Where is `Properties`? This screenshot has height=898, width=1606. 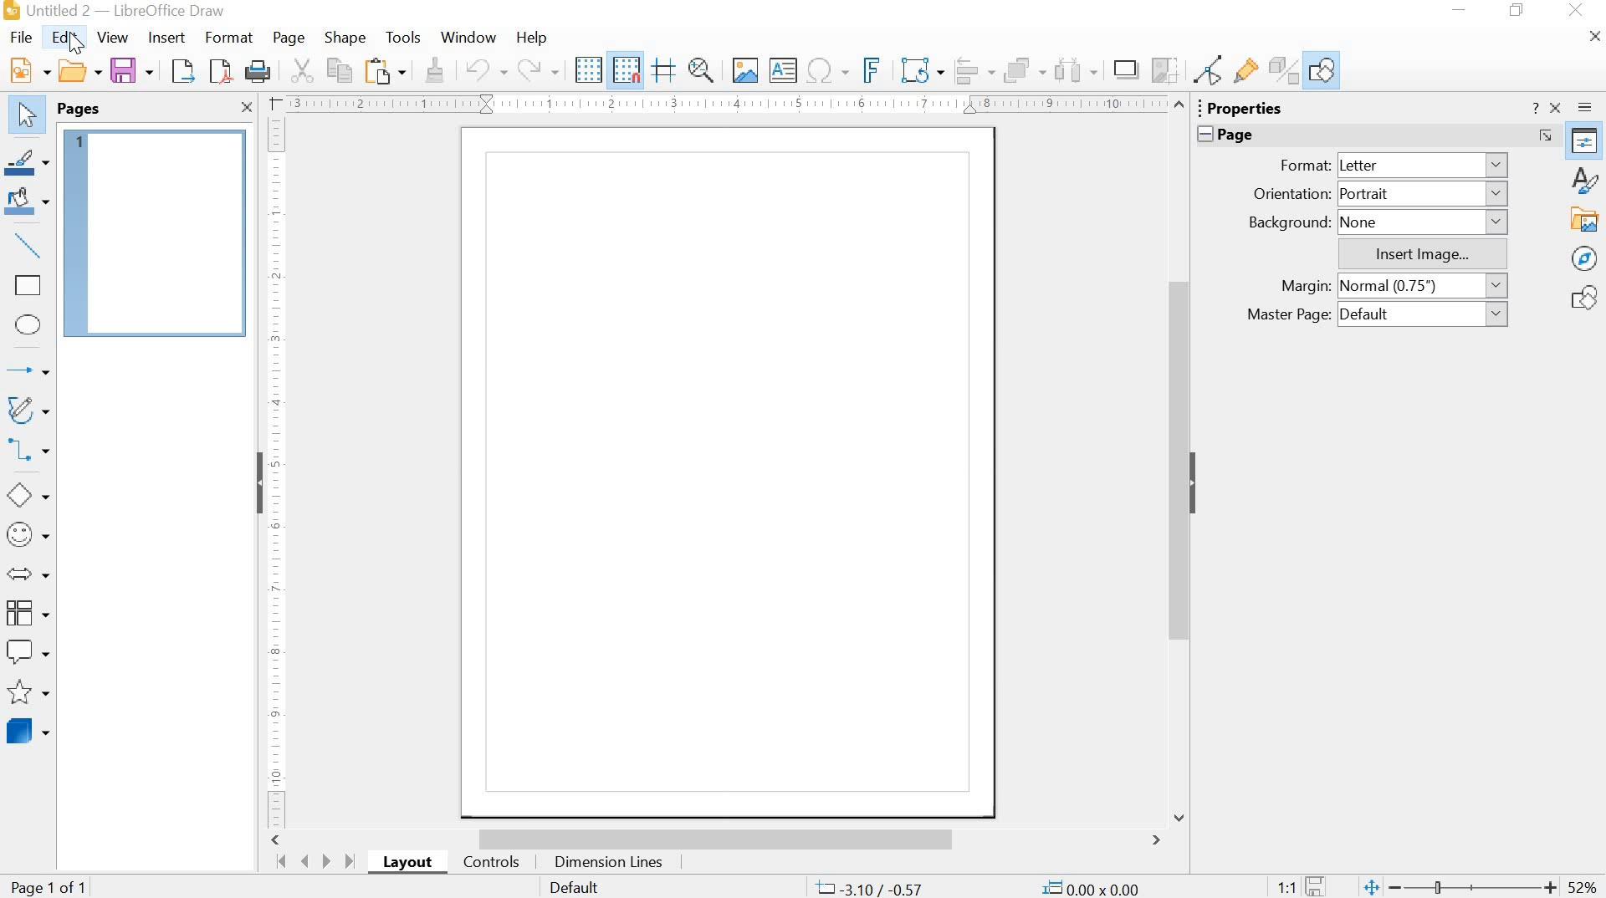 Properties is located at coordinates (1584, 140).